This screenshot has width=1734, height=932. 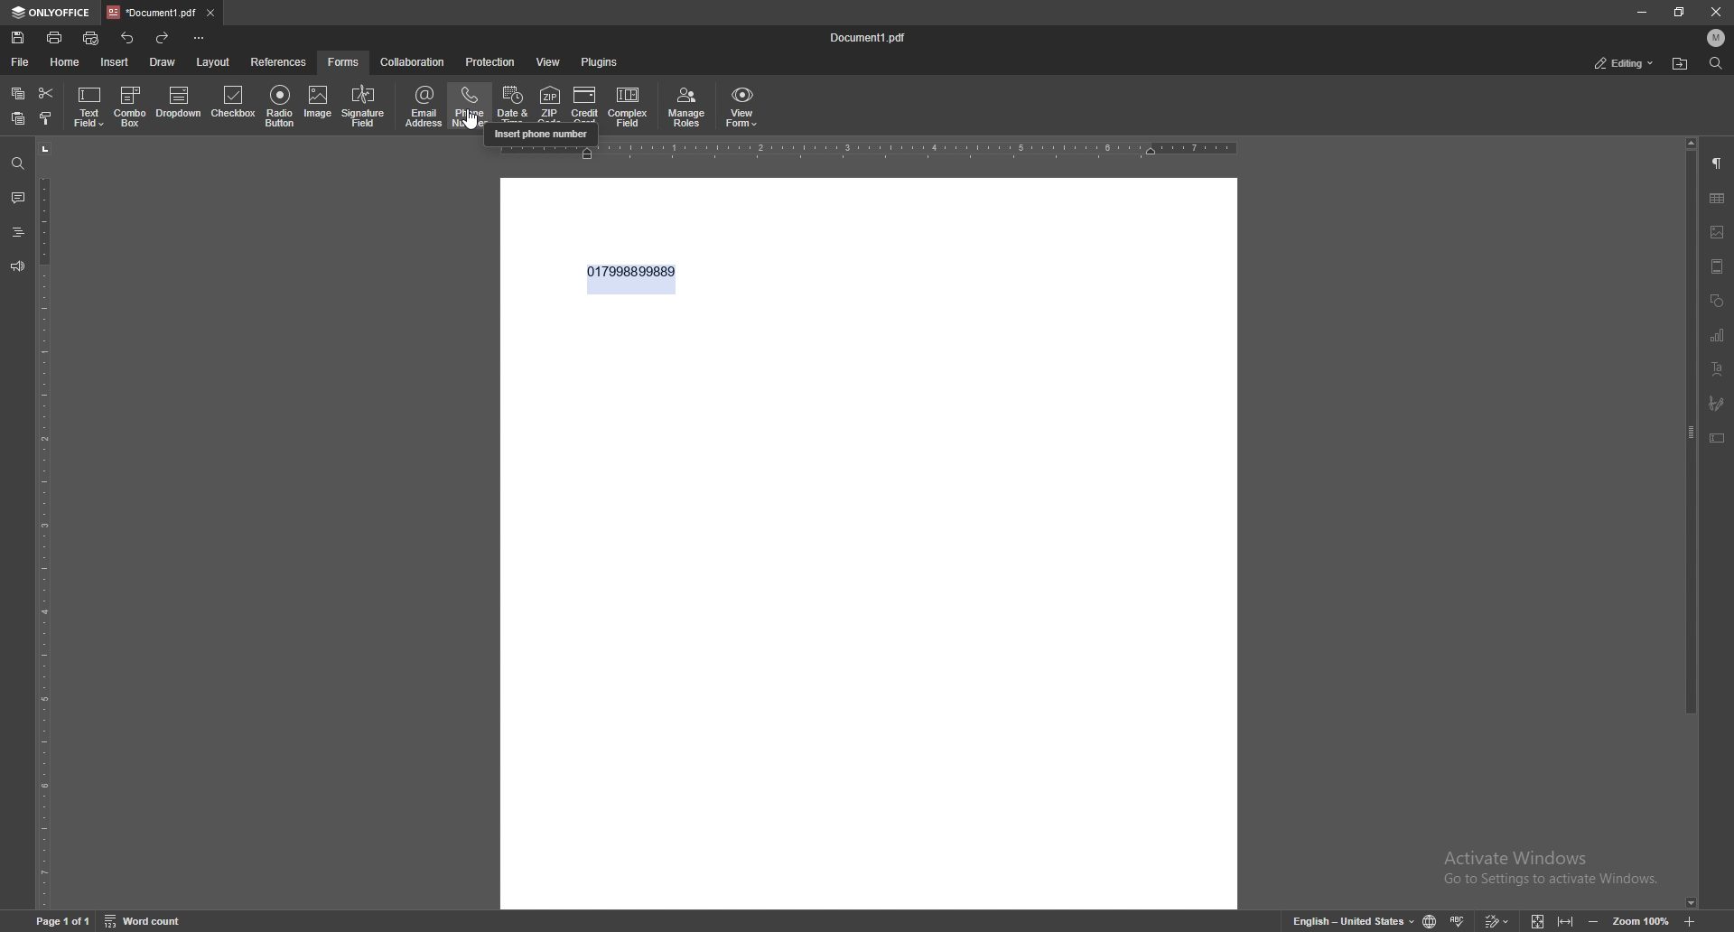 What do you see at coordinates (180, 104) in the screenshot?
I see `dropdown` at bounding box center [180, 104].